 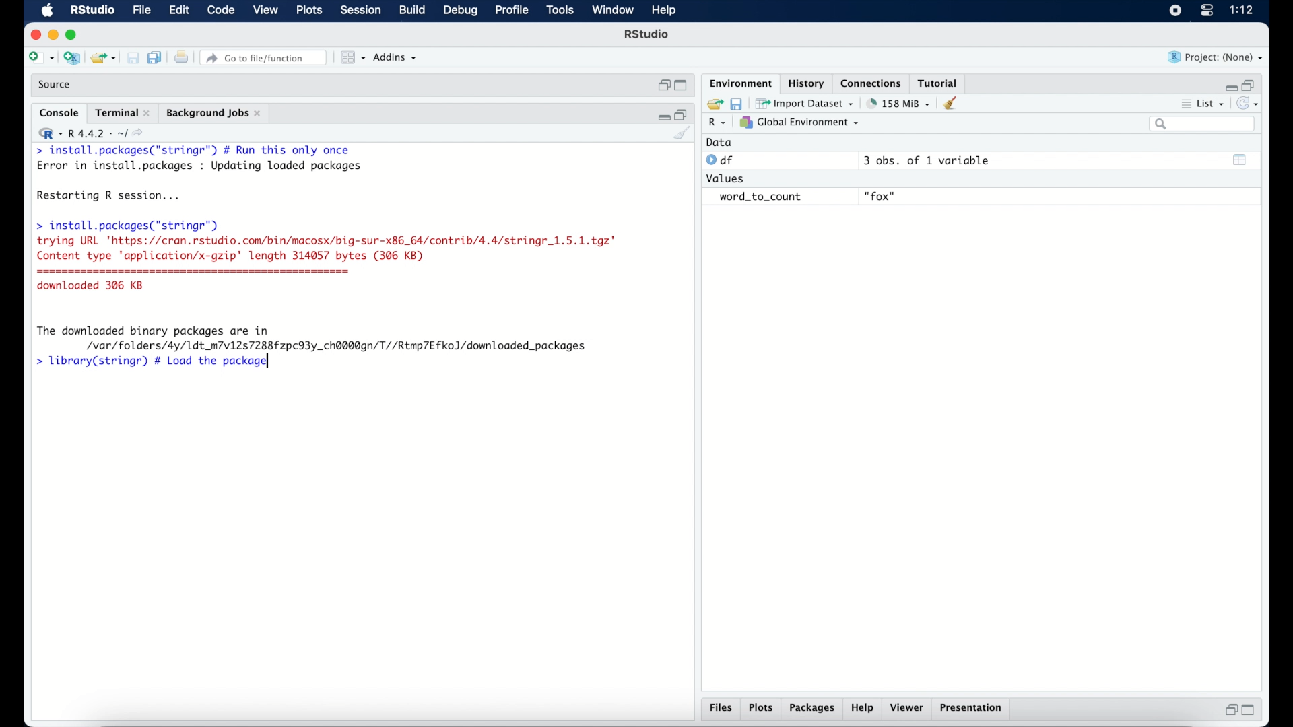 What do you see at coordinates (758, 197) in the screenshot?
I see `word_to_count` at bounding box center [758, 197].